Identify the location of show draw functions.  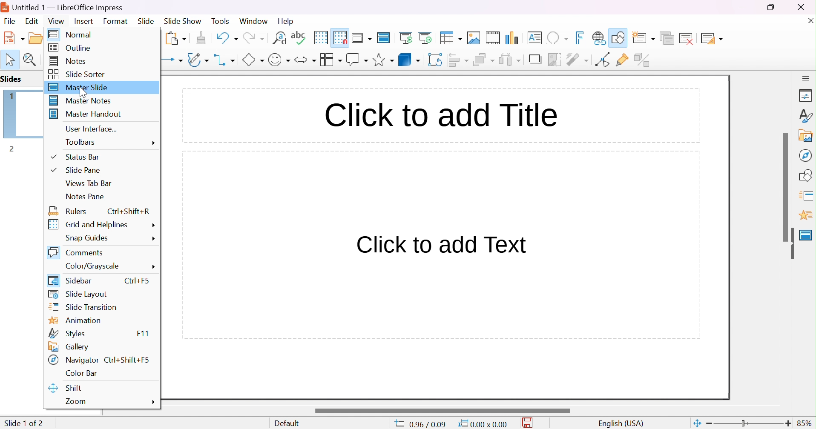
(619, 37).